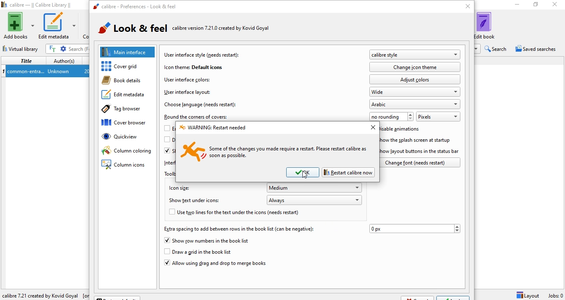 The height and width of the screenshot is (300, 565). I want to click on Add books, so click(18, 26).